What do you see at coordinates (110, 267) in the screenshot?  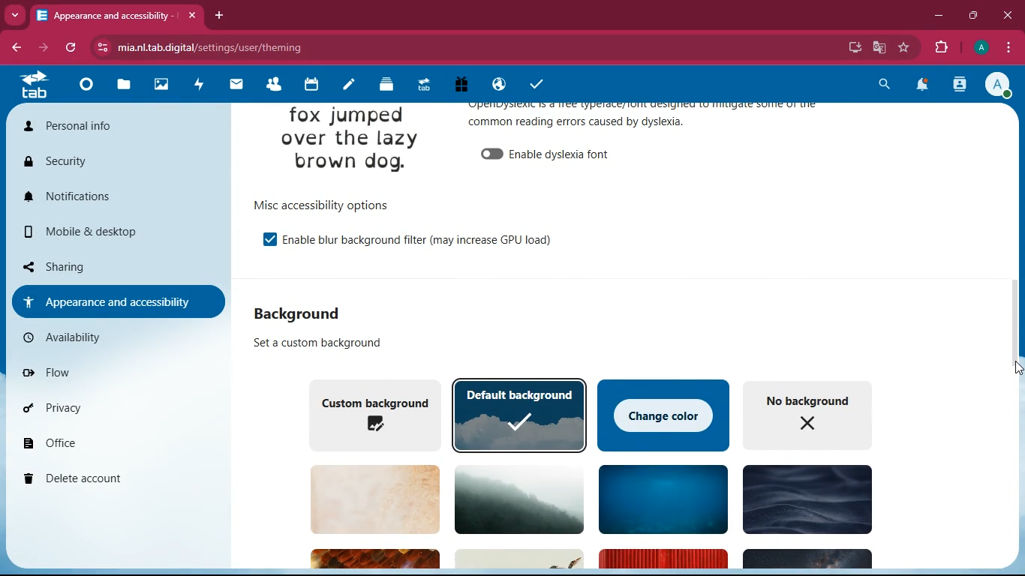 I see `sharing` at bounding box center [110, 267].